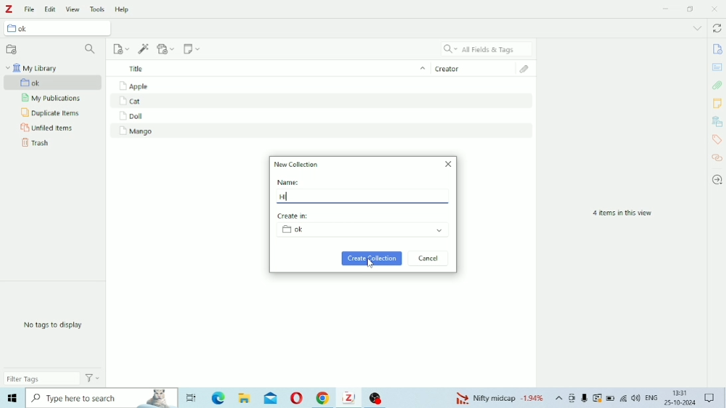 This screenshot has height=408, width=726. Describe the element at coordinates (271, 397) in the screenshot. I see `Mail` at that location.